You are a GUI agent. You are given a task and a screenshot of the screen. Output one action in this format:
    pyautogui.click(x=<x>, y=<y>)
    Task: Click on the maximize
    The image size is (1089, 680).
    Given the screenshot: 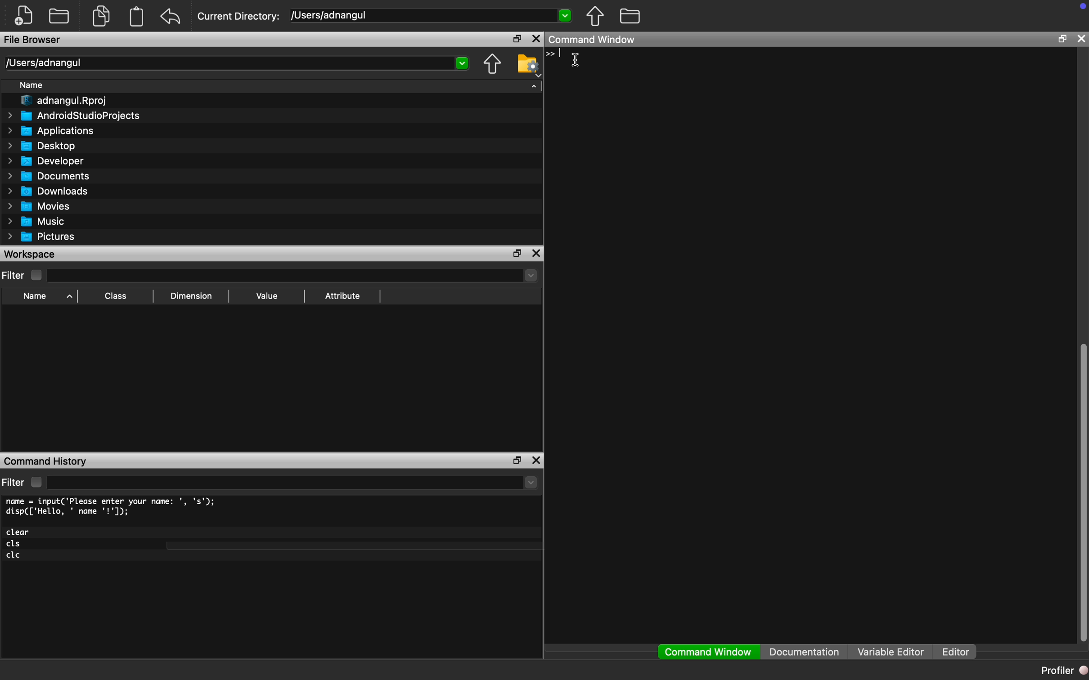 What is the action you would take?
    pyautogui.click(x=516, y=461)
    